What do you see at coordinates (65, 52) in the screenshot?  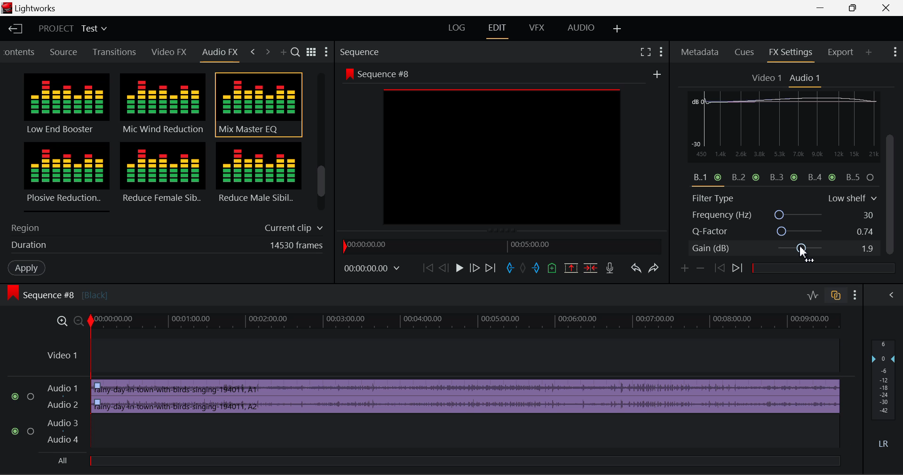 I see `Source` at bounding box center [65, 52].